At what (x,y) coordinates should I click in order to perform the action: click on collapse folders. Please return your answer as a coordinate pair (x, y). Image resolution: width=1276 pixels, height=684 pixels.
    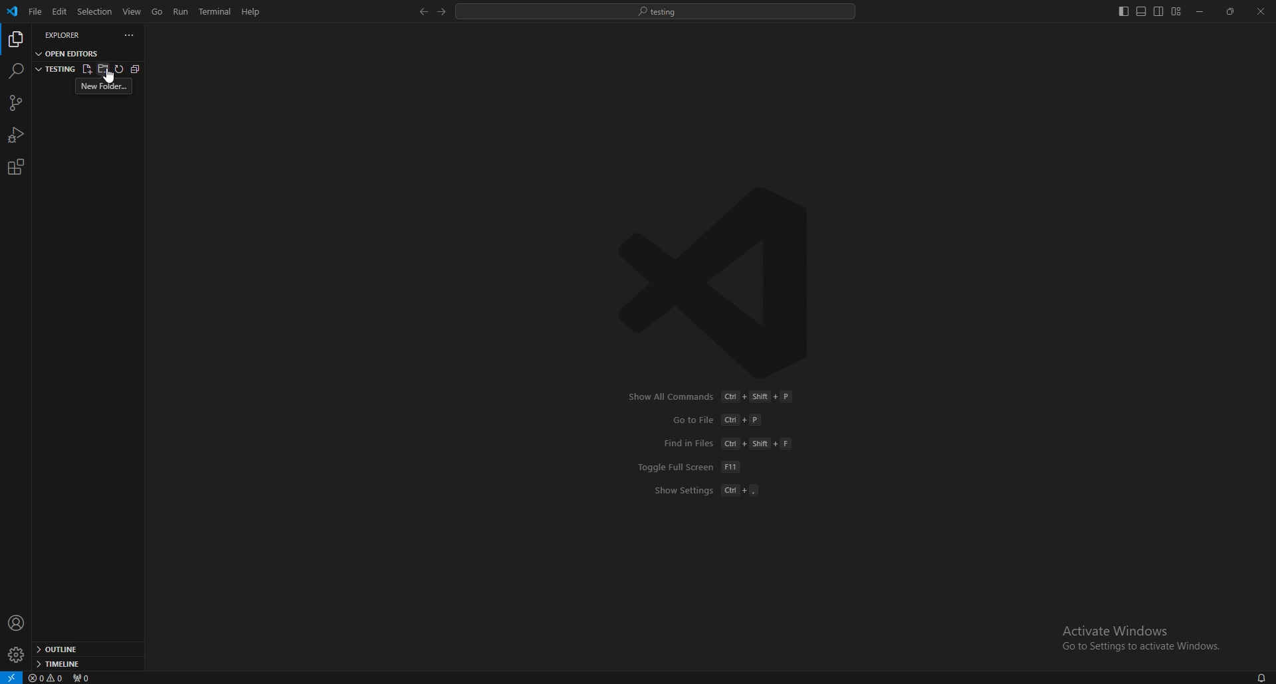
    Looking at the image, I should click on (134, 70).